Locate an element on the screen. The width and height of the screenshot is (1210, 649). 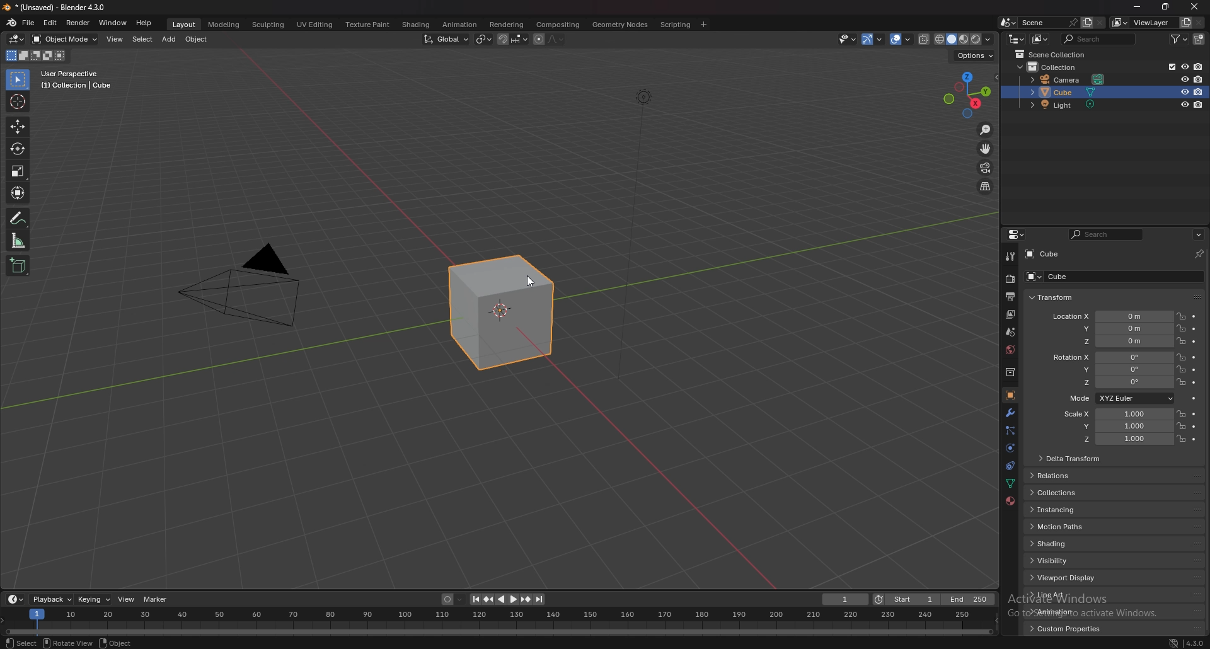
close is located at coordinates (1194, 8).